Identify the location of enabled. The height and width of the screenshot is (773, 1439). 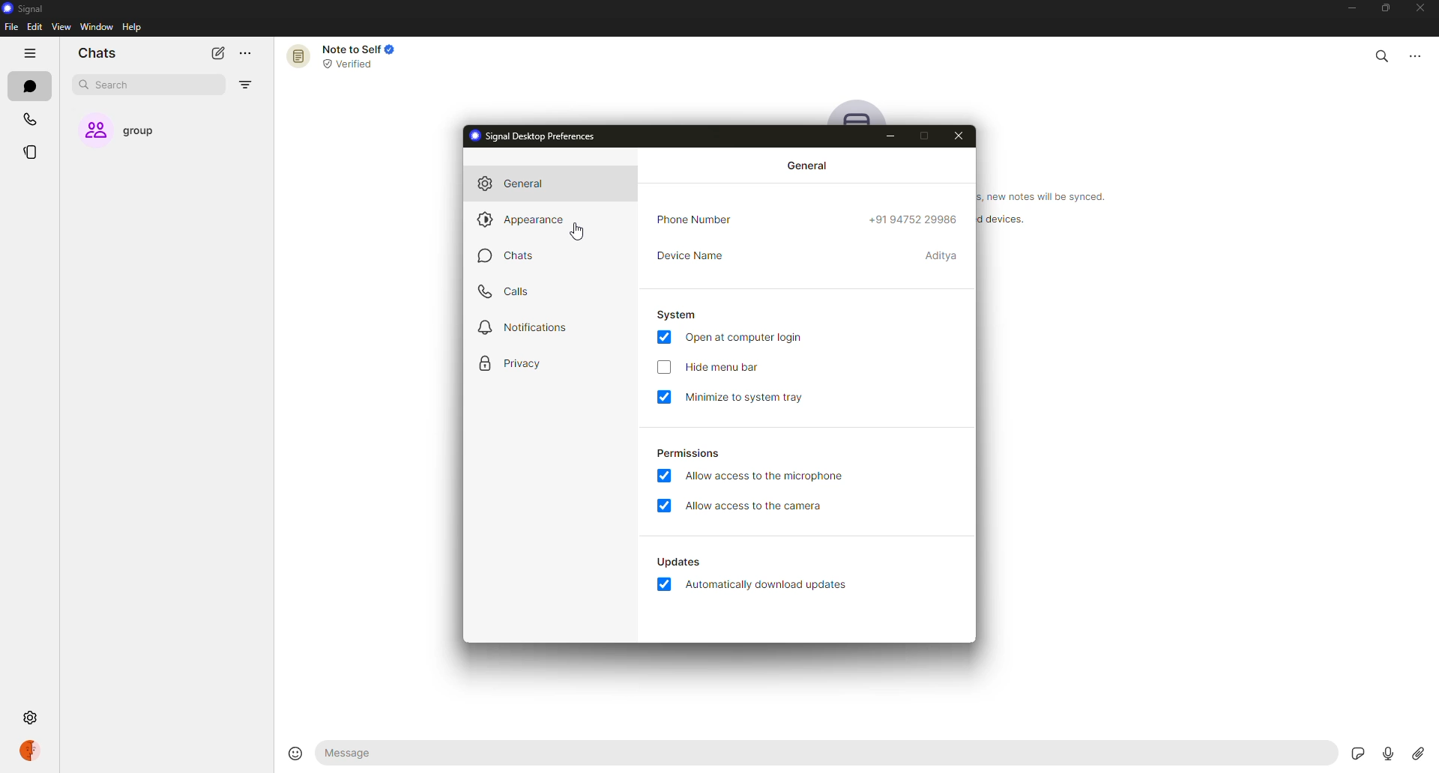
(663, 506).